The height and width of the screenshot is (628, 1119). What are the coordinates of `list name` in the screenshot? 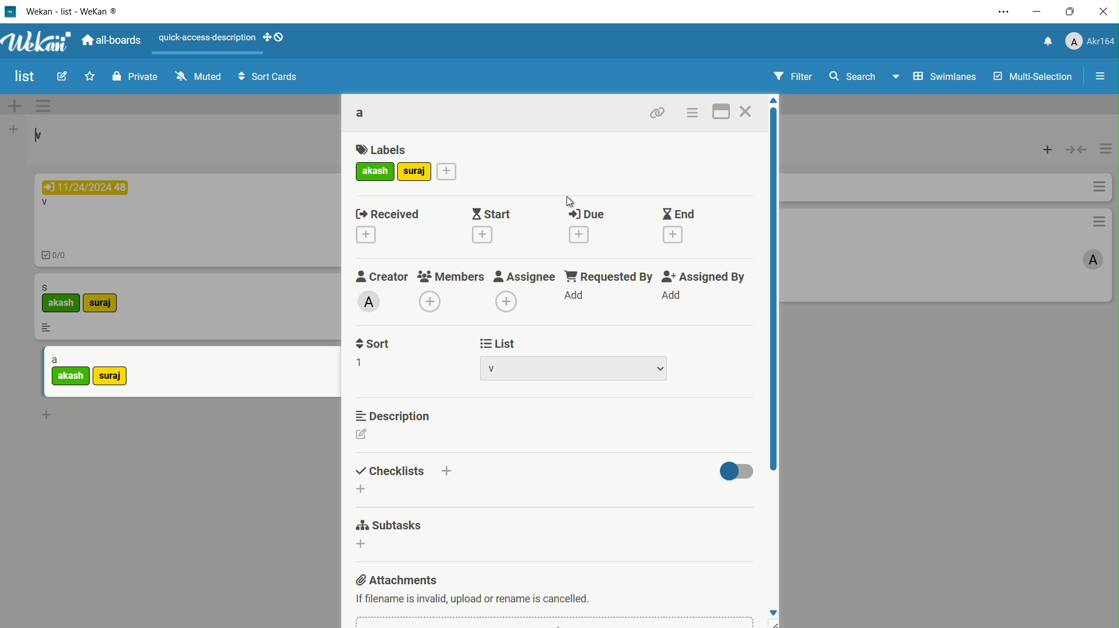 It's located at (491, 367).